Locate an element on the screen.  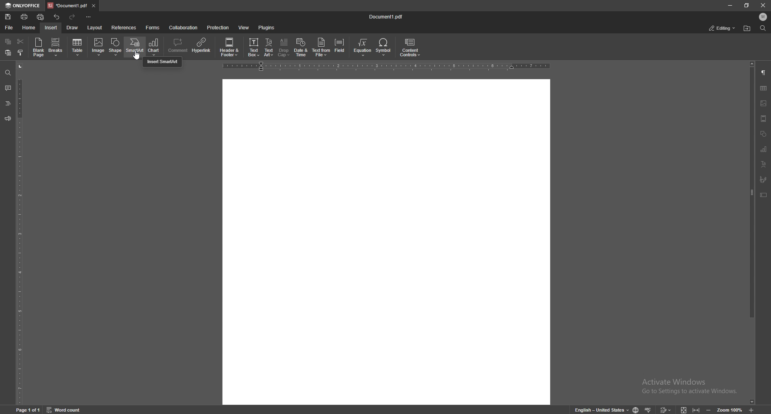
comment is located at coordinates (8, 88).